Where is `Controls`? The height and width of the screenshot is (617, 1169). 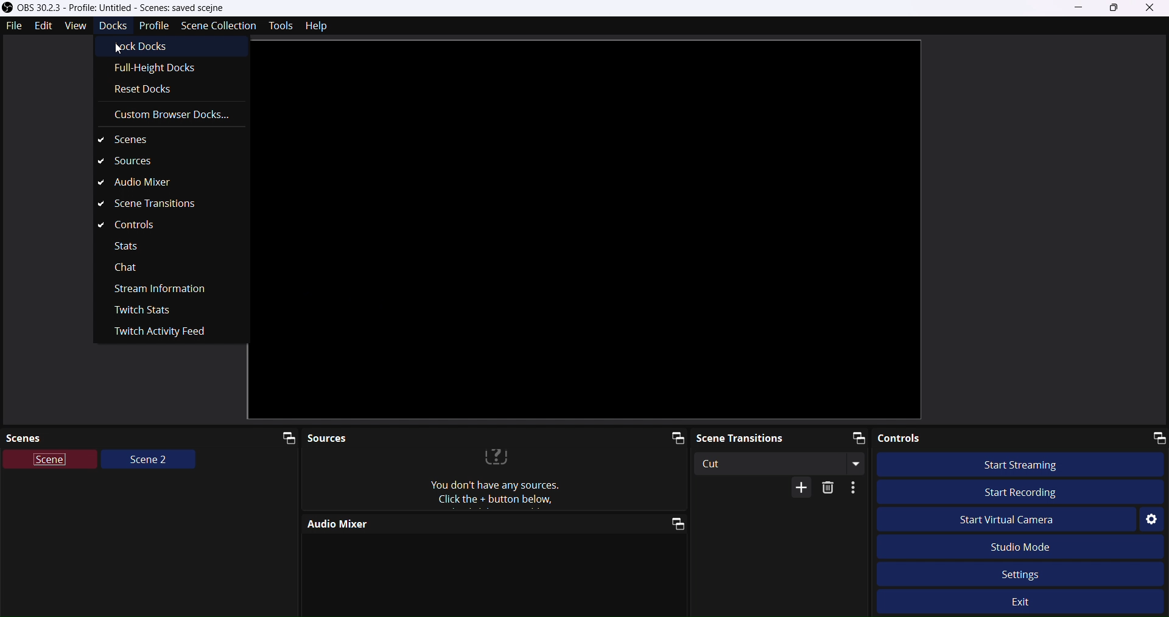 Controls is located at coordinates (133, 226).